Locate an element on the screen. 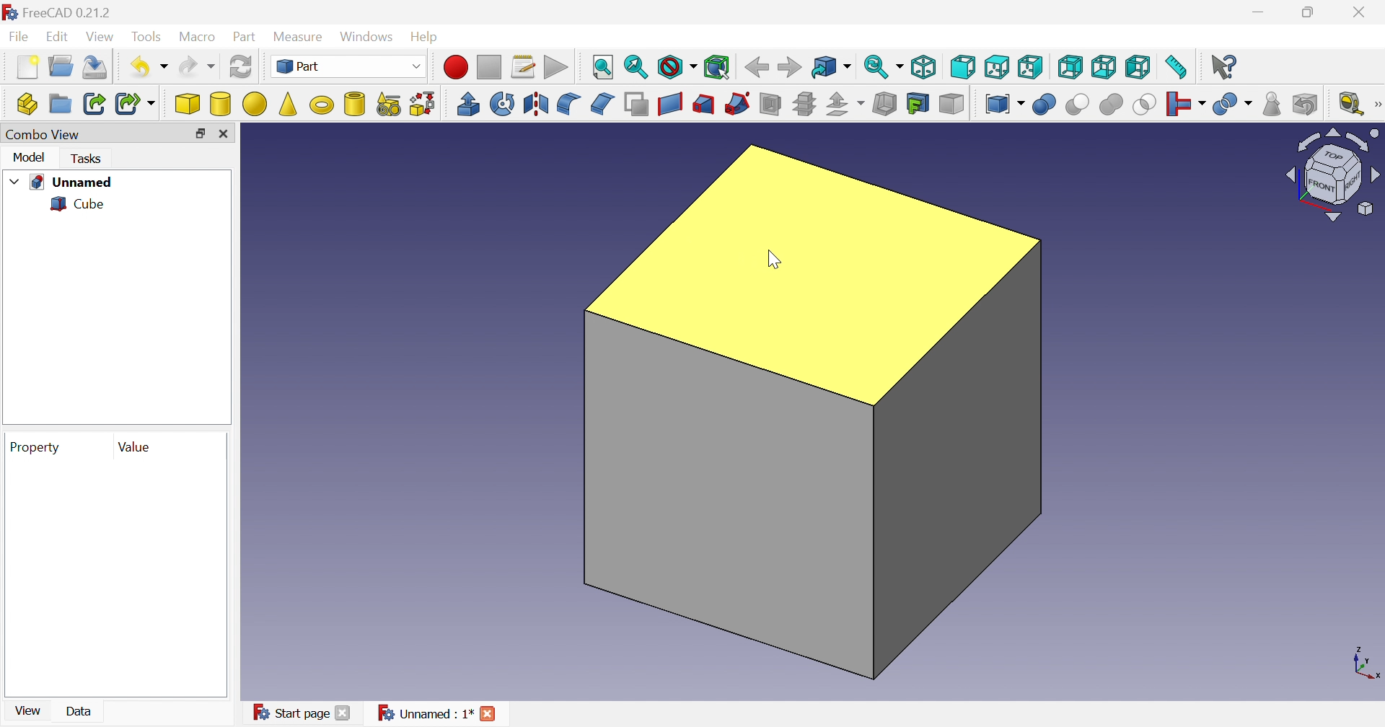  Unnamed : 1* is located at coordinates (424, 713).